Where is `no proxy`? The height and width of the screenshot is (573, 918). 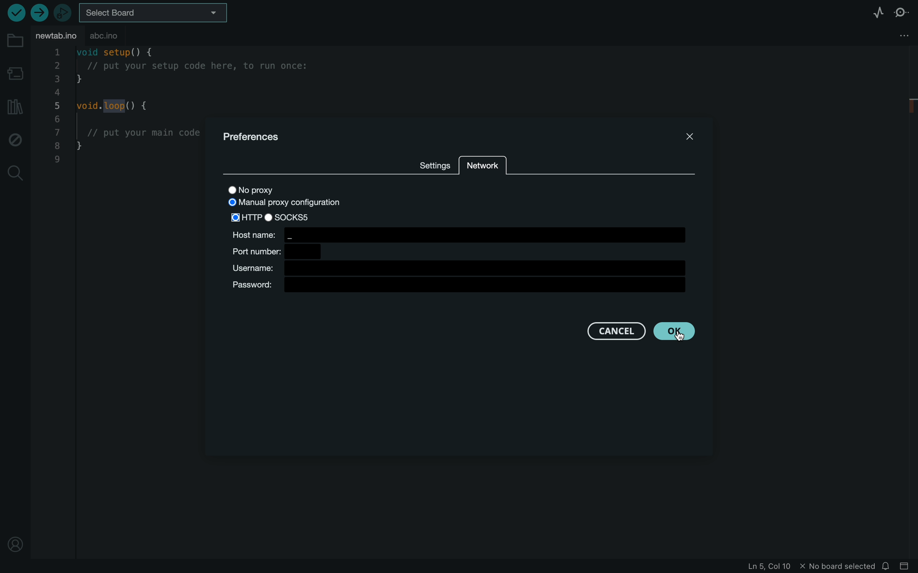 no proxy is located at coordinates (259, 189).